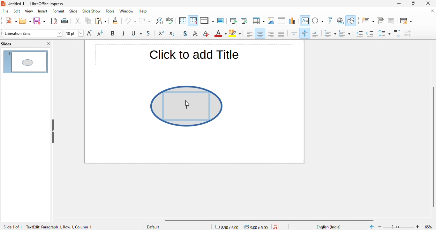  I want to click on apply outline attribute to font, so click(195, 34).